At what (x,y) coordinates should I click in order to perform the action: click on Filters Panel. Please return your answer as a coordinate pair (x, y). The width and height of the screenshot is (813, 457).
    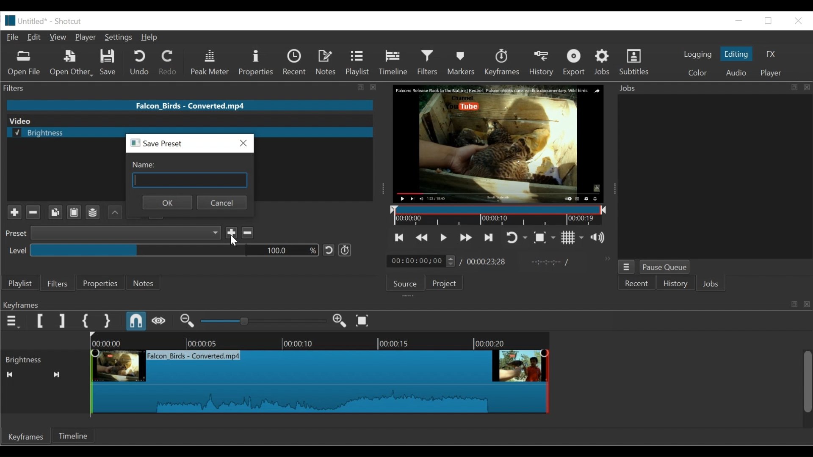
    Looking at the image, I should click on (192, 88).